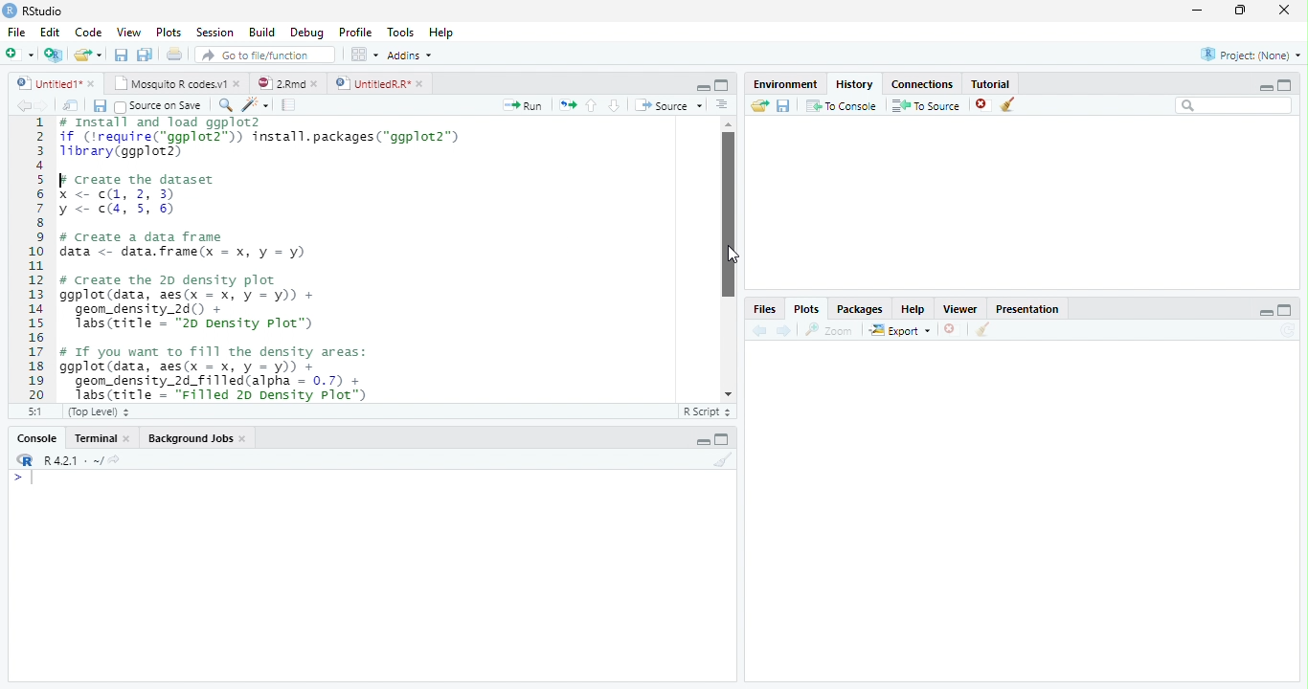  I want to click on Files,, so click(761, 309).